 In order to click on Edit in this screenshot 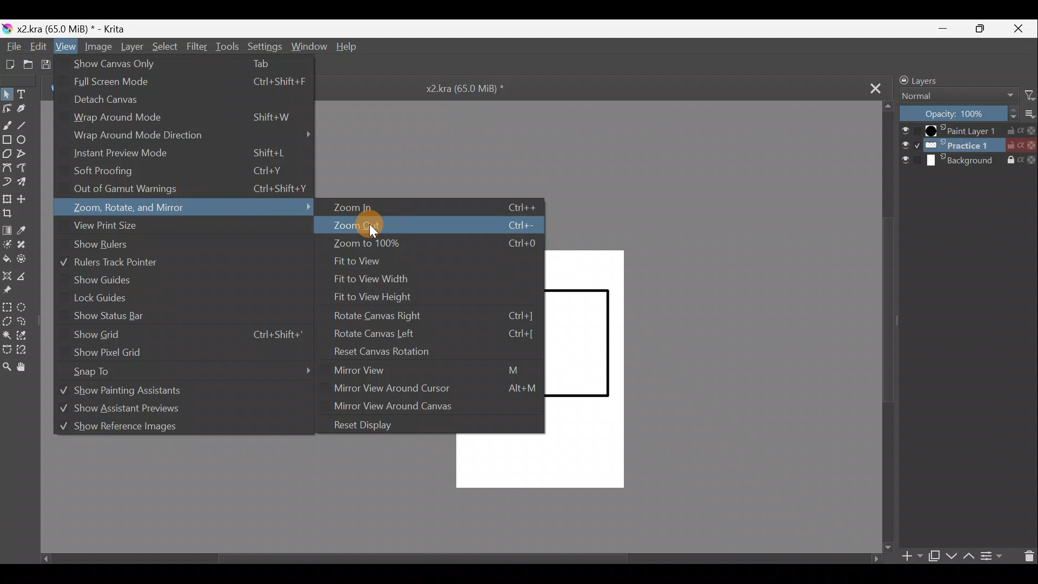, I will do `click(36, 47)`.